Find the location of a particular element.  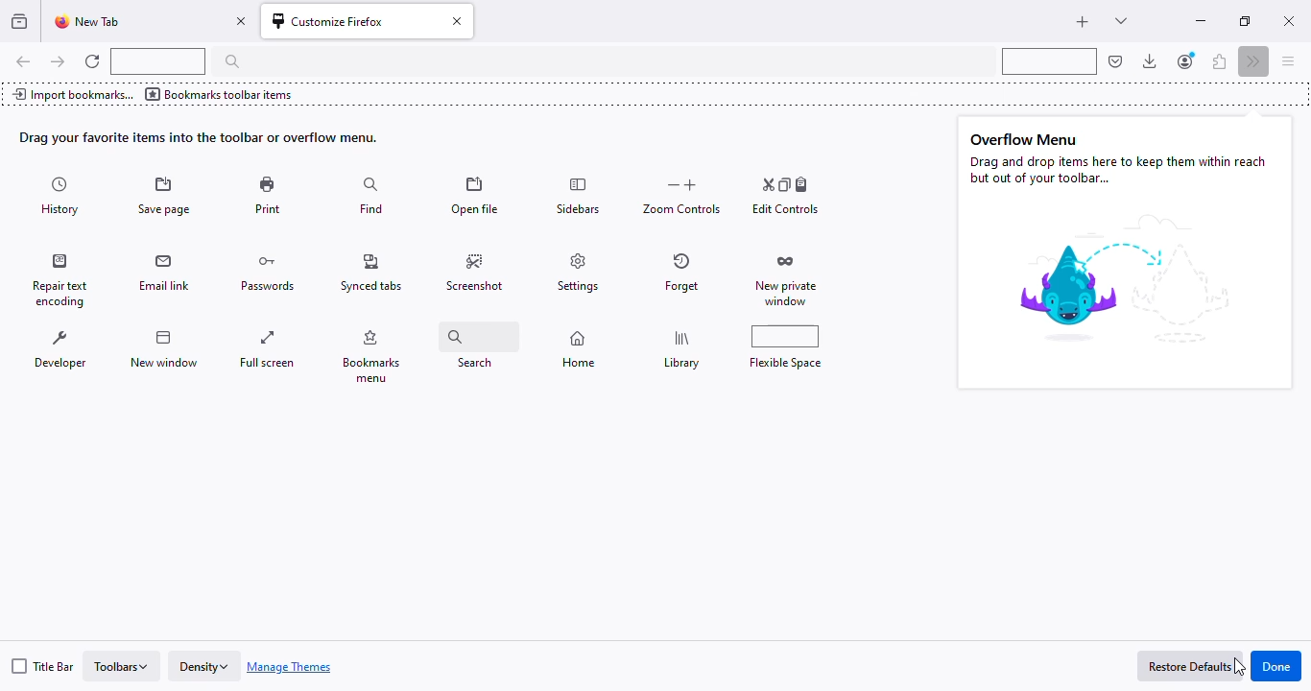

screenshot is located at coordinates (474, 272).